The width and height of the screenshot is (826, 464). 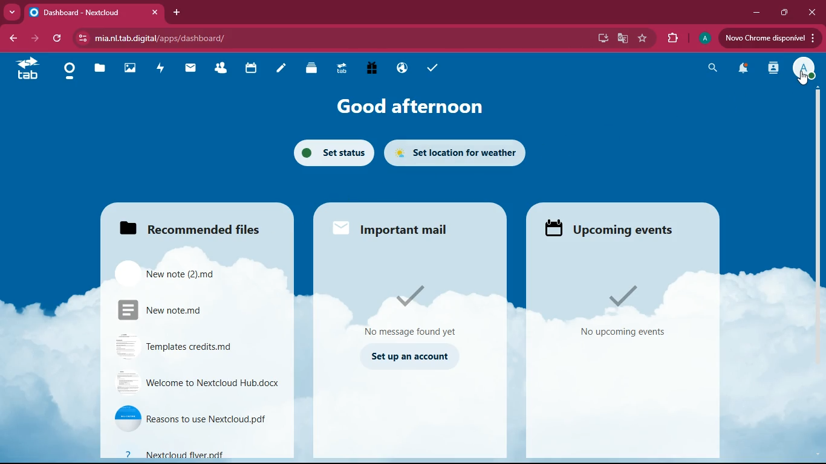 I want to click on public, so click(x=399, y=69).